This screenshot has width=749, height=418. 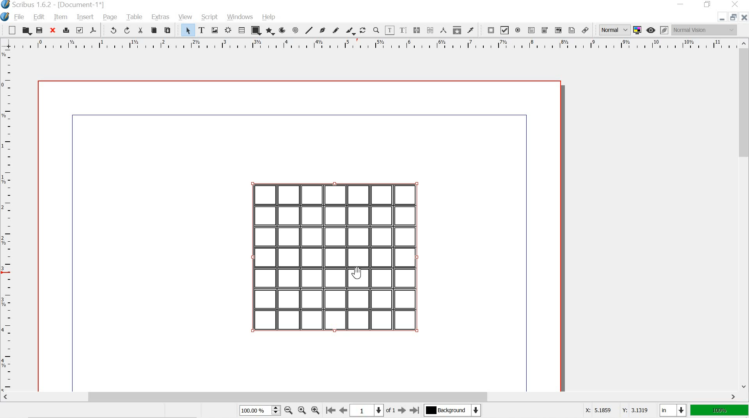 What do you see at coordinates (60, 18) in the screenshot?
I see `item` at bounding box center [60, 18].